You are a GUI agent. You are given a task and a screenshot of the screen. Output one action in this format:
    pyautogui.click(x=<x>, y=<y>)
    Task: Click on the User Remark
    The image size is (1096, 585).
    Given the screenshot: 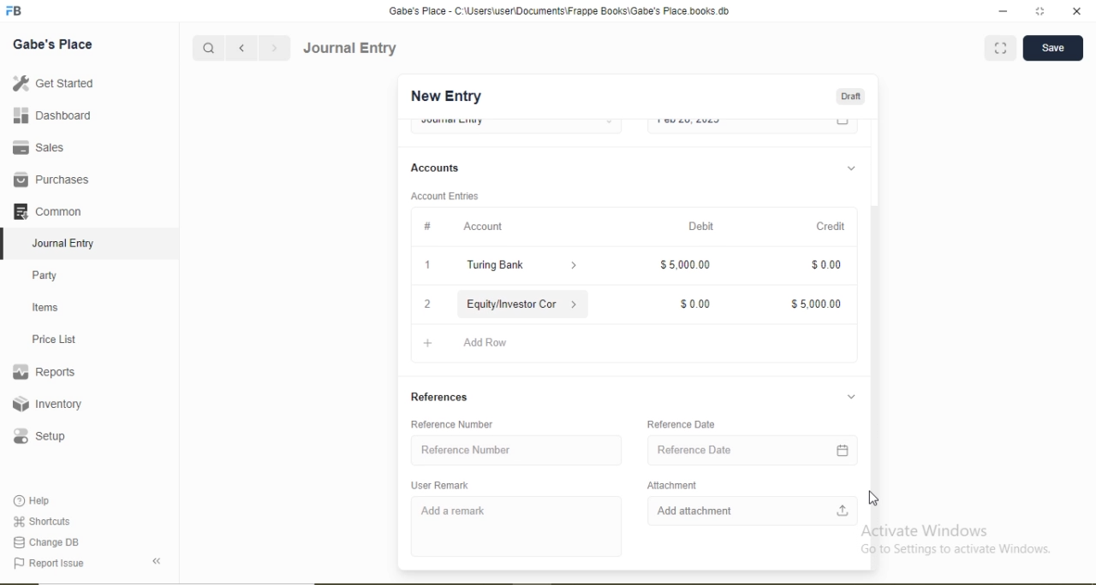 What is the action you would take?
    pyautogui.click(x=439, y=485)
    